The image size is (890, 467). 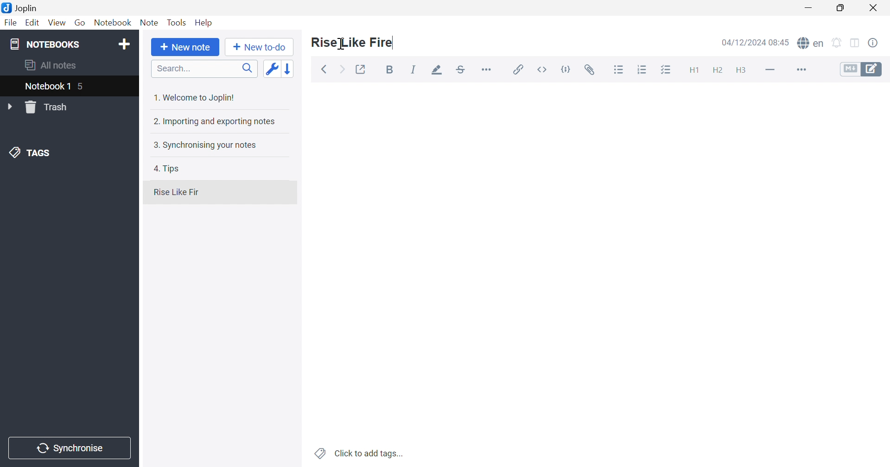 What do you see at coordinates (51, 65) in the screenshot?
I see `All notes` at bounding box center [51, 65].